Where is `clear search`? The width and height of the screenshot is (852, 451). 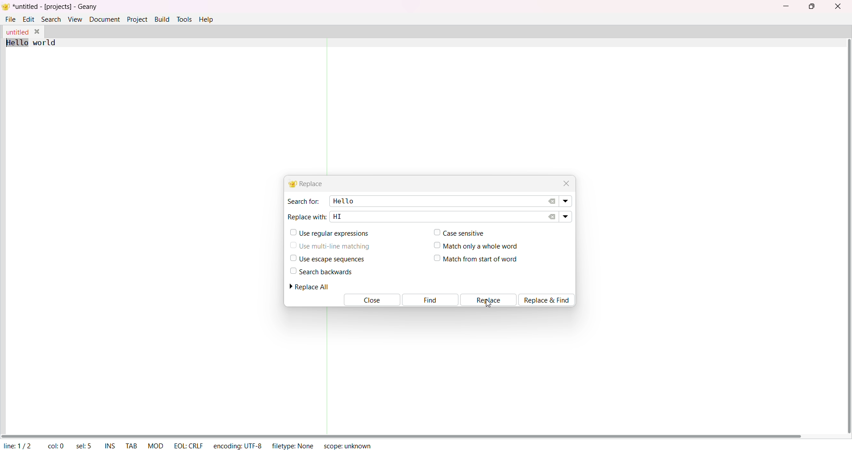
clear search is located at coordinates (552, 201).